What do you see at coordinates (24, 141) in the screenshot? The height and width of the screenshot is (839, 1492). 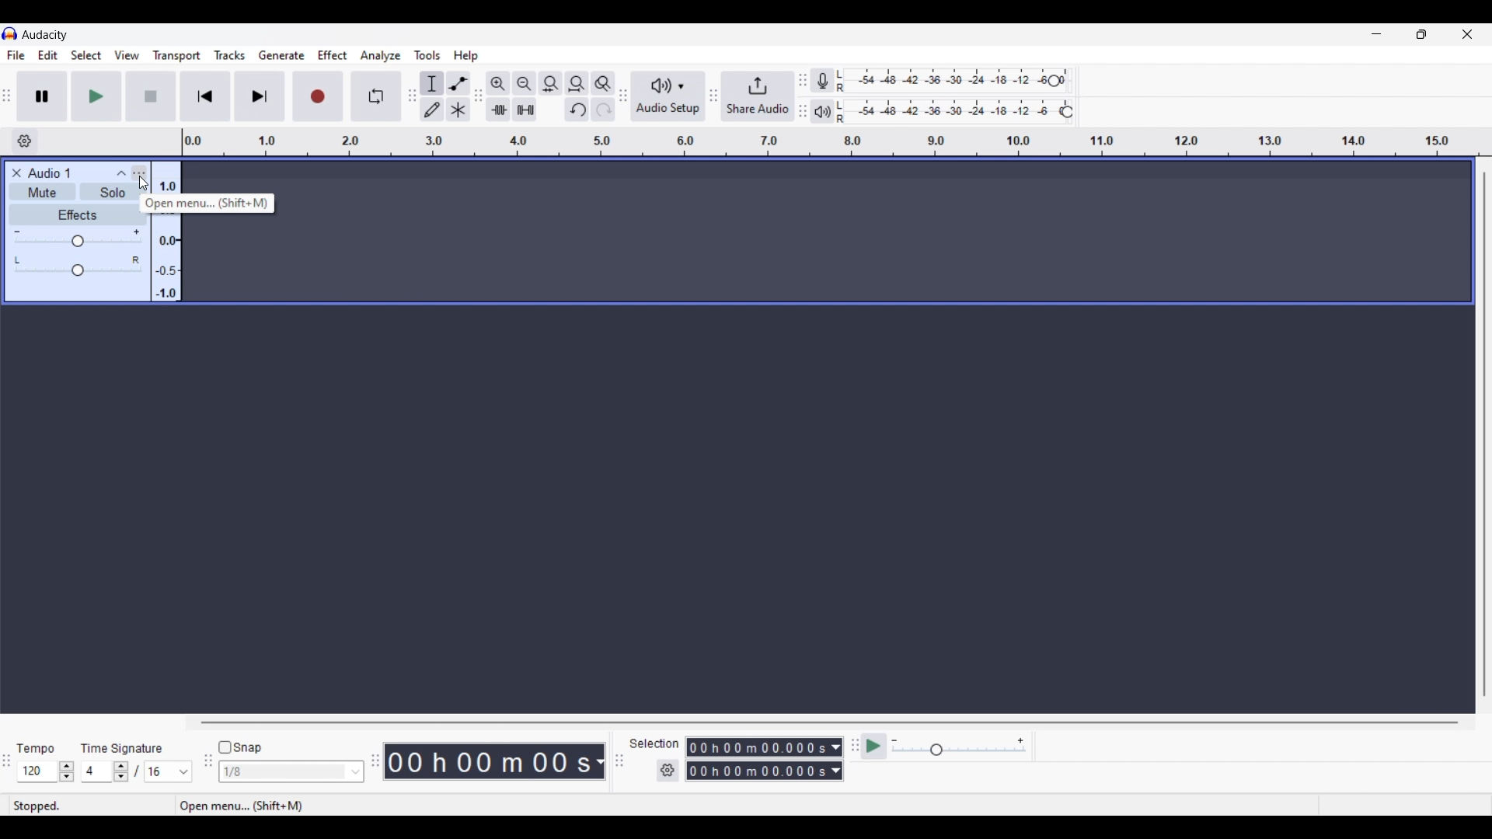 I see `Timeline options` at bounding box center [24, 141].